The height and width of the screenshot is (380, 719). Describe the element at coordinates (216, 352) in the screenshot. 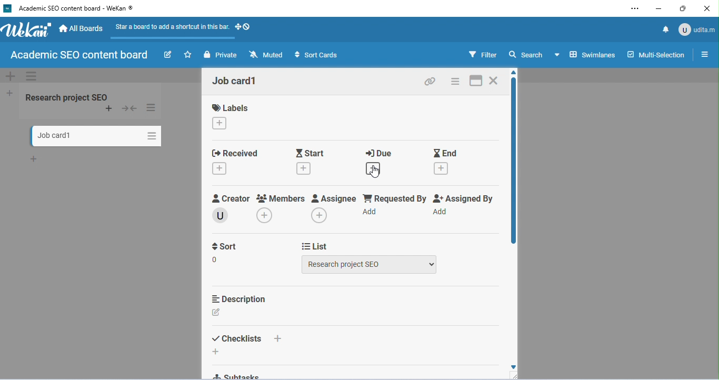

I see `add checklist to bottom` at that location.